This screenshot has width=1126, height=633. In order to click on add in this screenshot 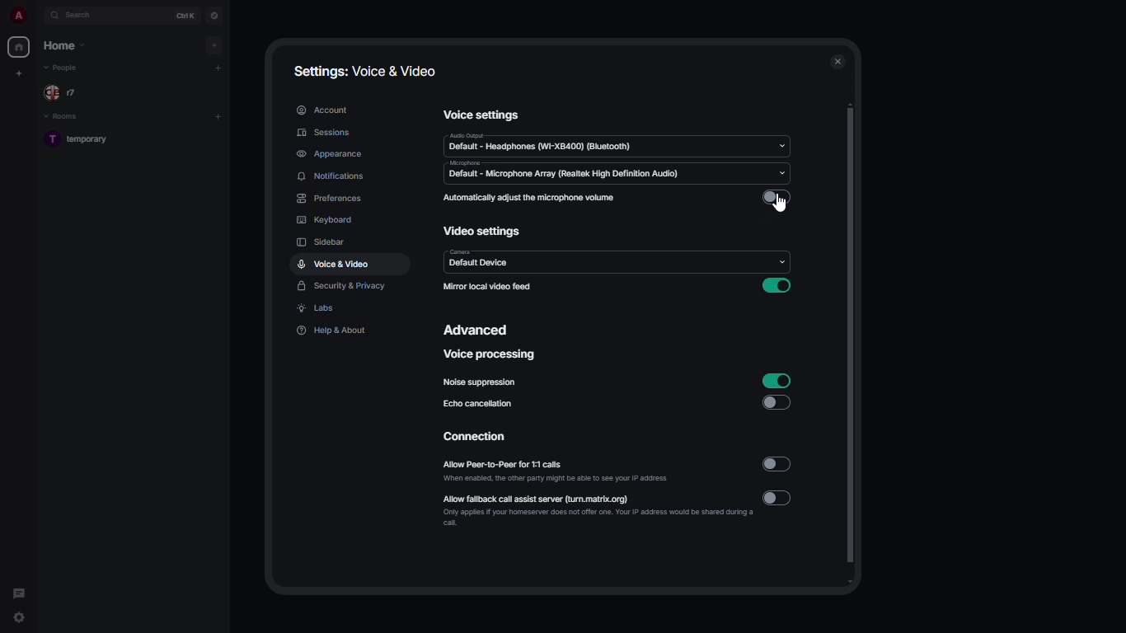, I will do `click(216, 45)`.